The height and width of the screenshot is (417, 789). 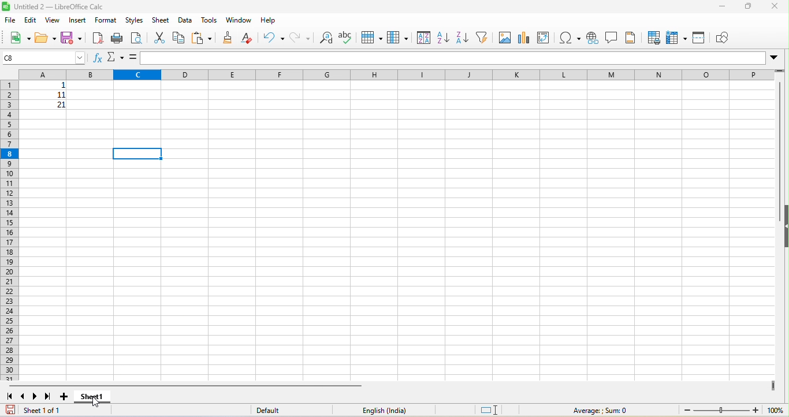 I want to click on vertical scroll bar, so click(x=781, y=143).